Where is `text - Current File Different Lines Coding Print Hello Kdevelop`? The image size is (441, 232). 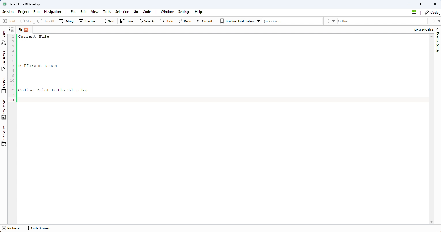 text - Current File Different Lines Coding Print Hello Kdevelop is located at coordinates (55, 64).